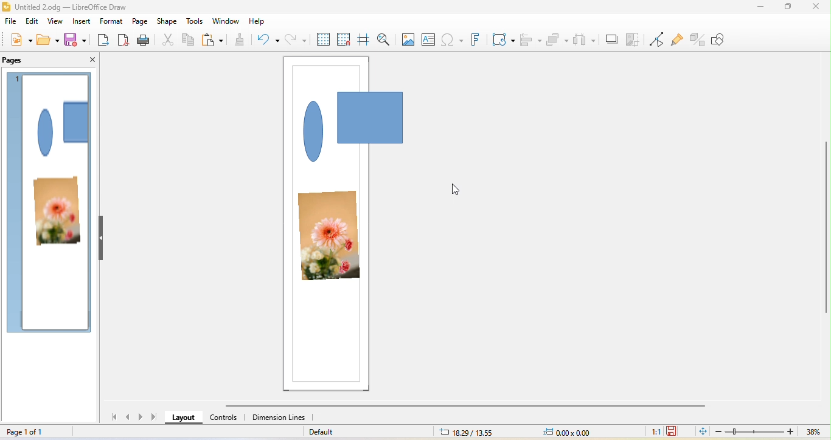  I want to click on page 1, so click(17, 79).